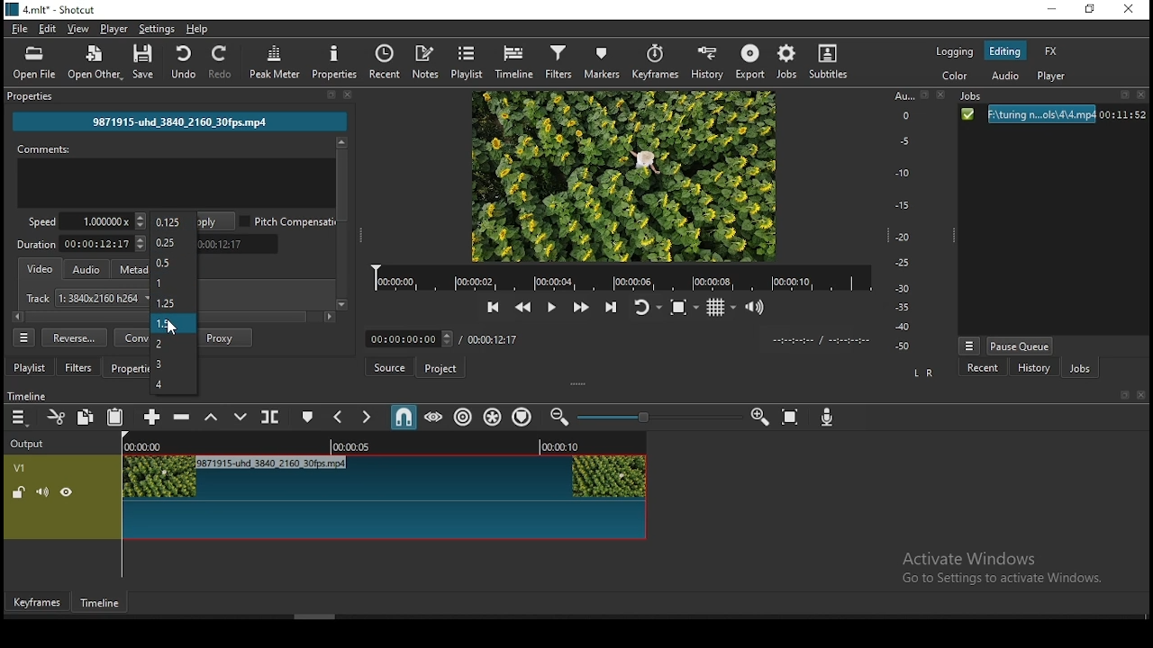 The width and height of the screenshot is (1153, 648). Describe the element at coordinates (522, 416) in the screenshot. I see `ripple markers` at that location.